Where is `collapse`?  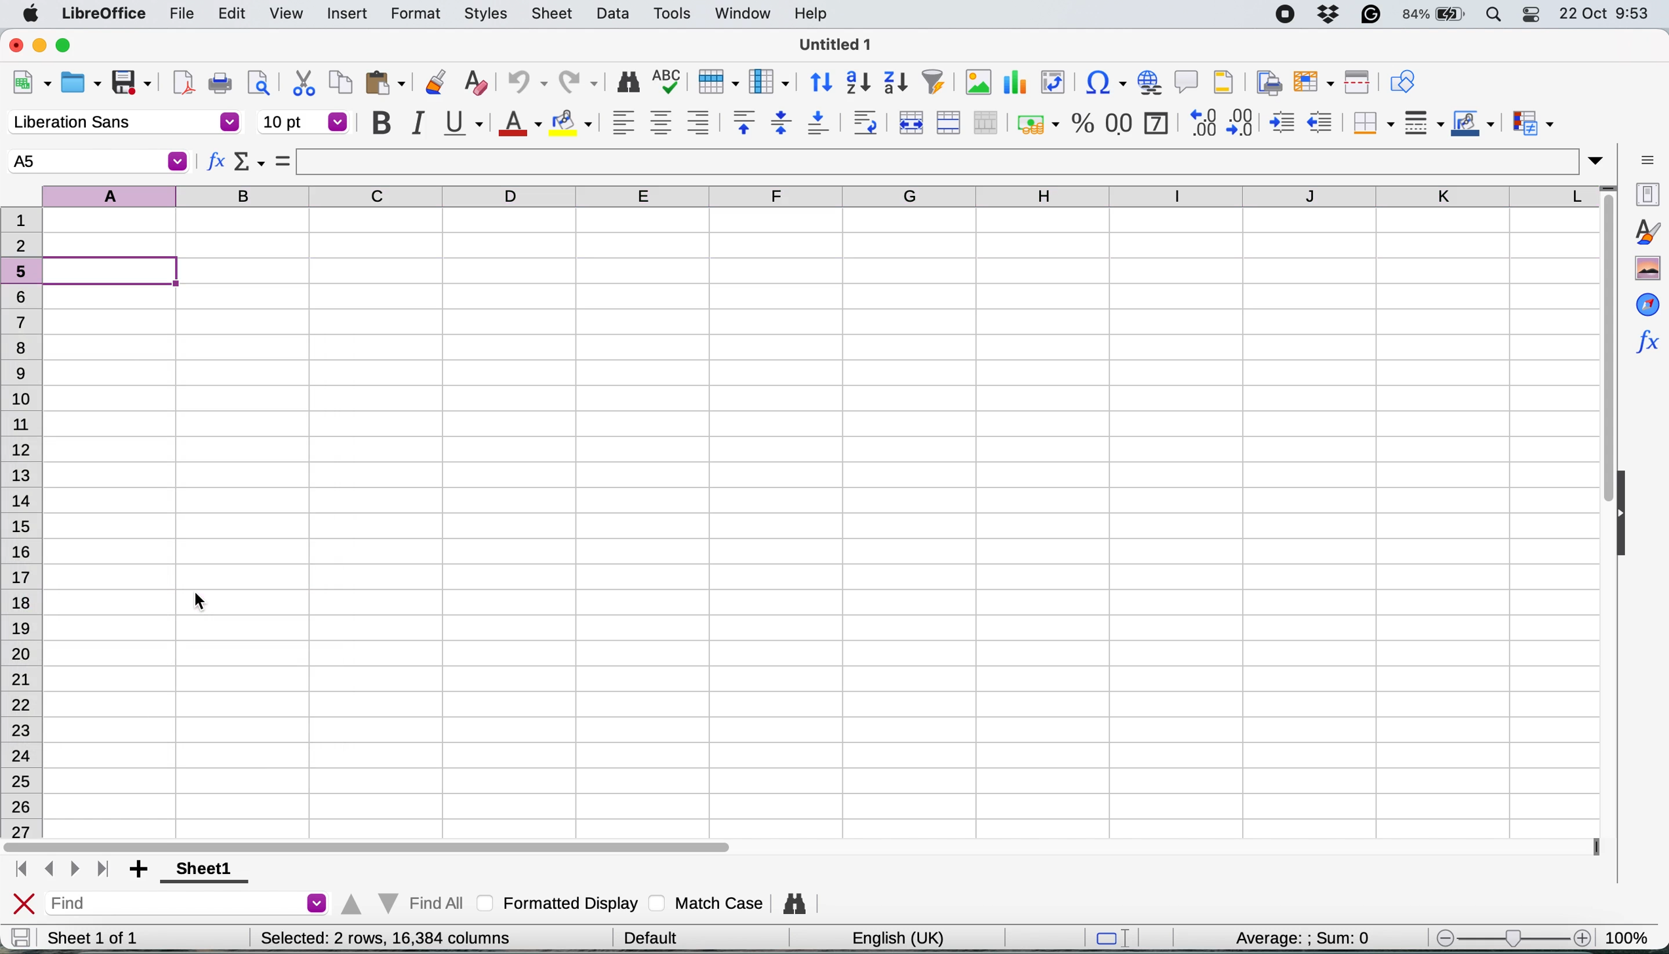
collapse is located at coordinates (1628, 516).